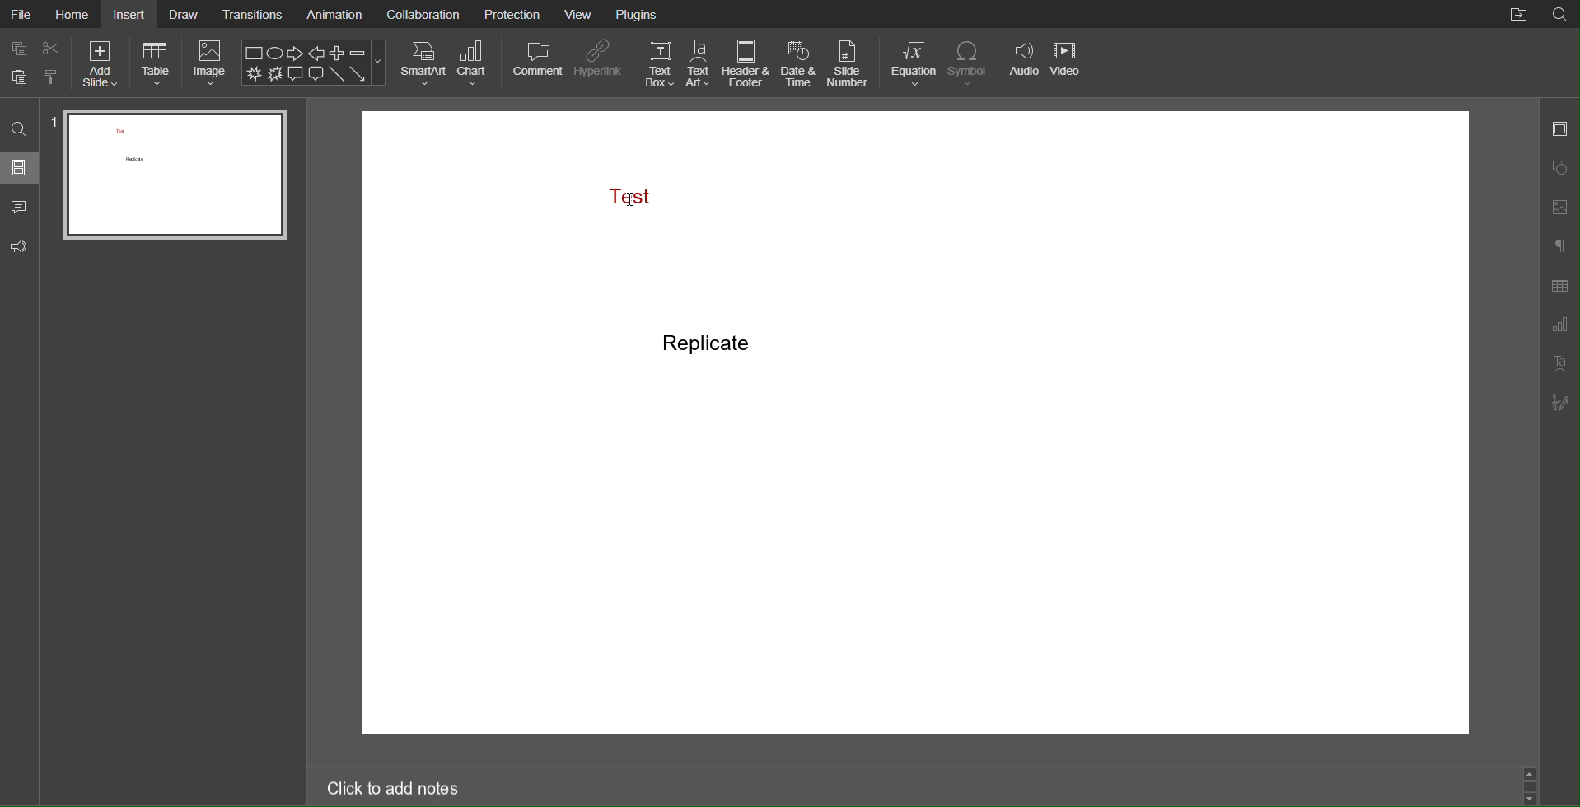 The width and height of the screenshot is (1580, 807). Describe the element at coordinates (799, 64) in the screenshot. I see `Date & Time` at that location.